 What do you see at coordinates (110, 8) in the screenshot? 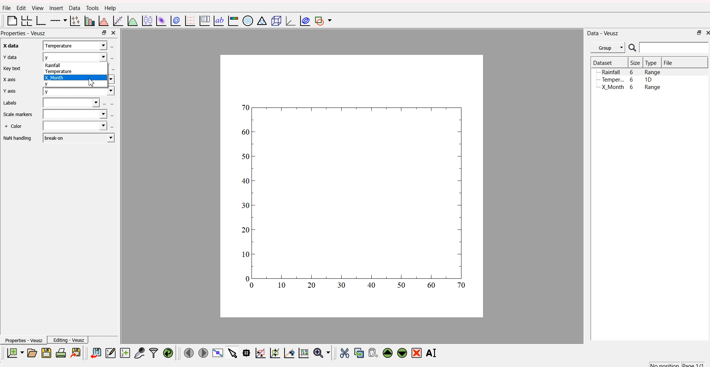
I see `Help` at bounding box center [110, 8].